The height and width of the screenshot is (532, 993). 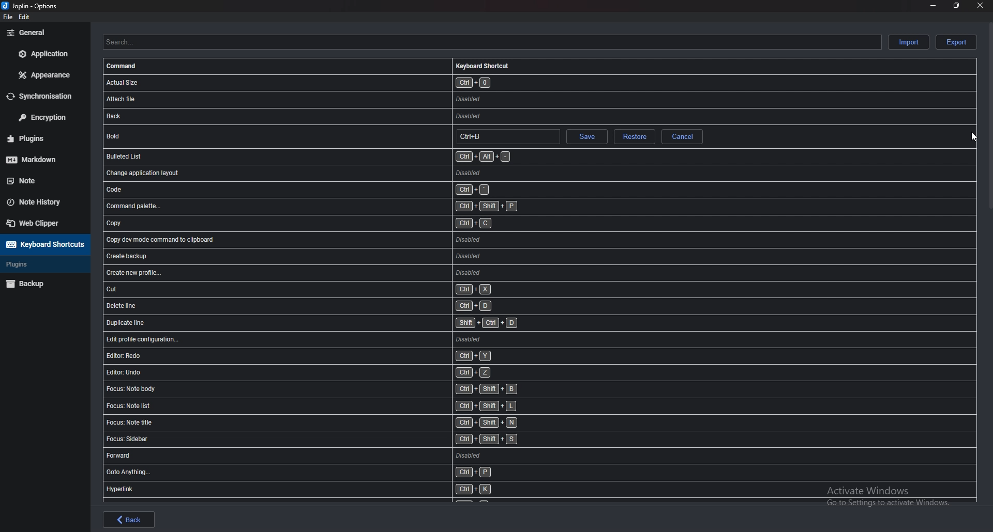 I want to click on Note, so click(x=38, y=179).